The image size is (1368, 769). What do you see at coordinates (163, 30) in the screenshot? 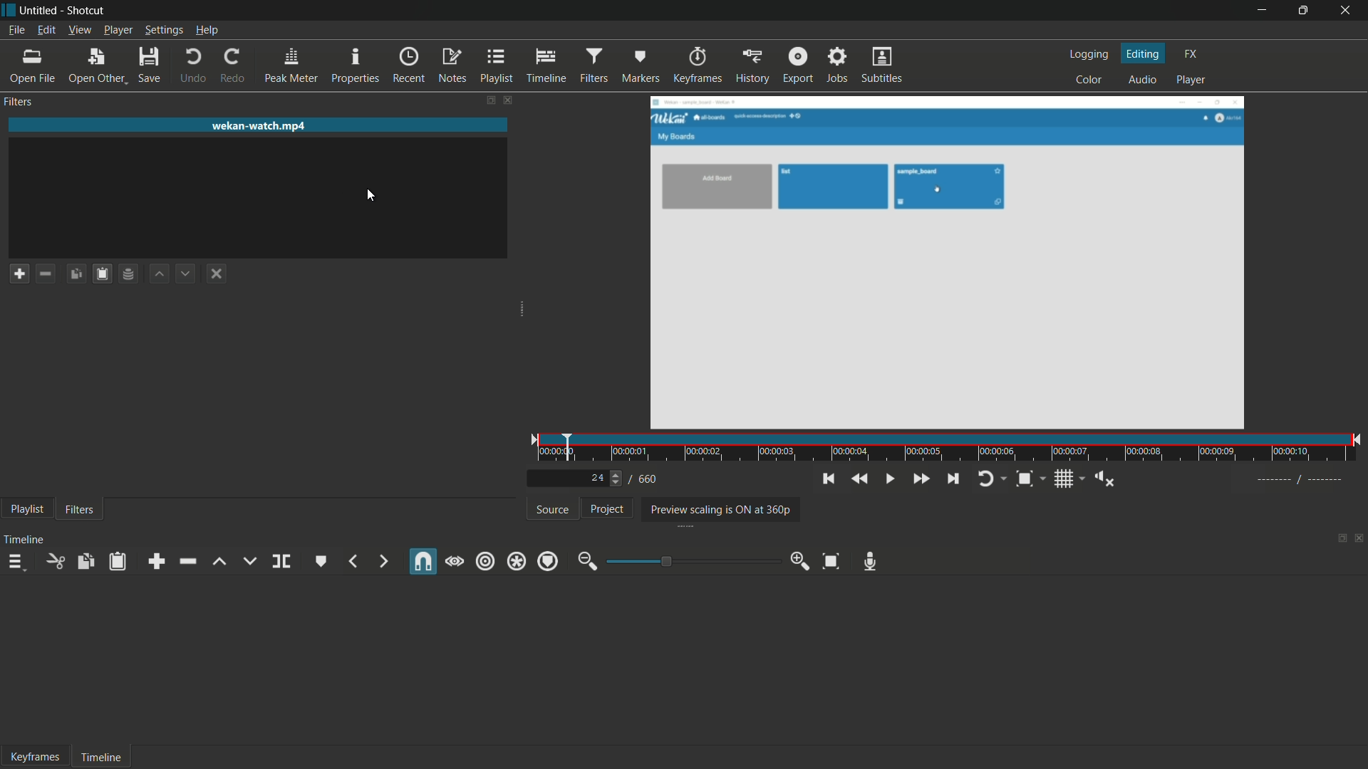
I see `settings menu` at bounding box center [163, 30].